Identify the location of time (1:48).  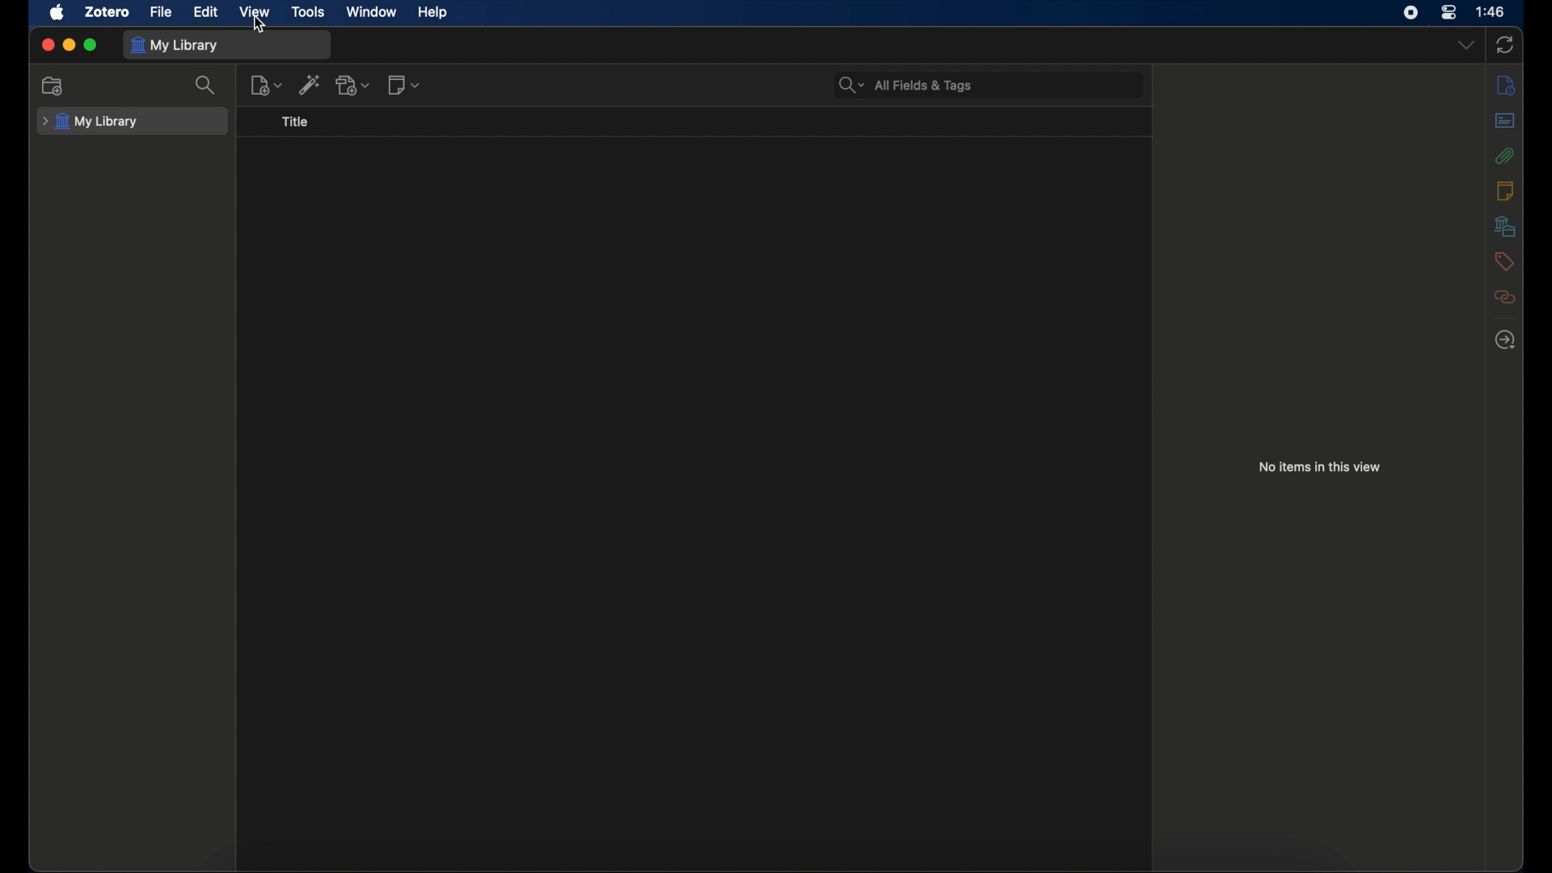
(1491, 11).